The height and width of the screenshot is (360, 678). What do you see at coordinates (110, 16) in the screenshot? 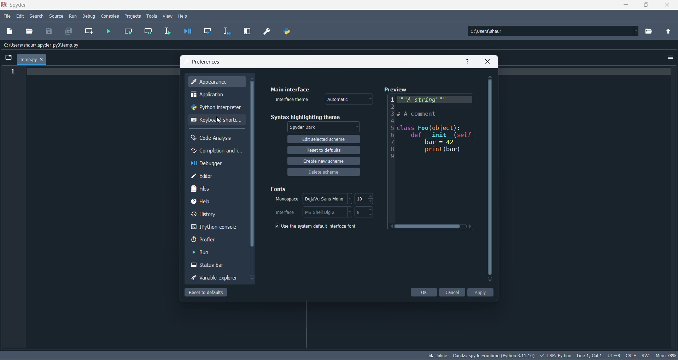
I see `consoles` at bounding box center [110, 16].